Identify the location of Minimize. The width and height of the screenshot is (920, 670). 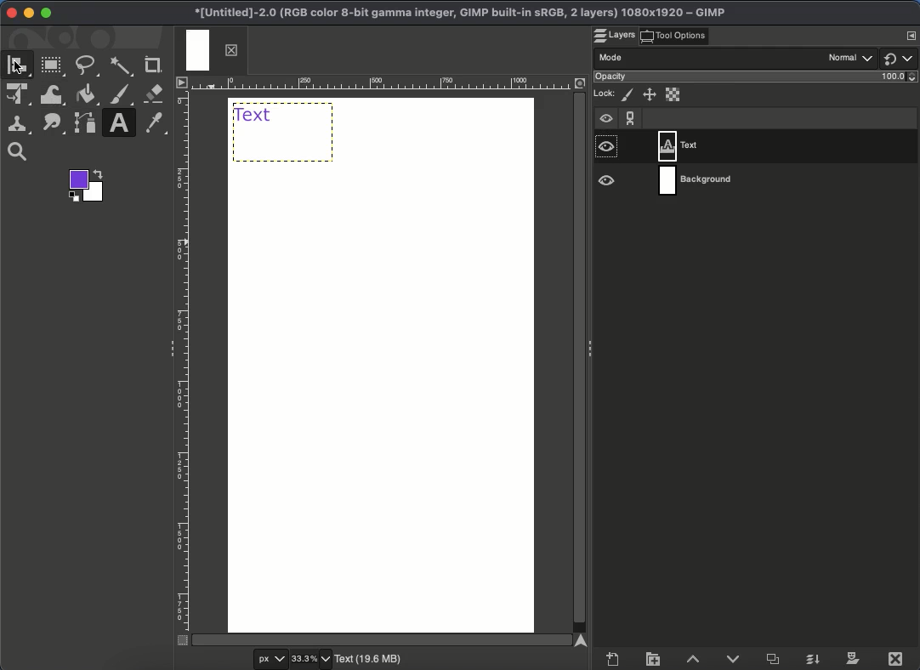
(29, 14).